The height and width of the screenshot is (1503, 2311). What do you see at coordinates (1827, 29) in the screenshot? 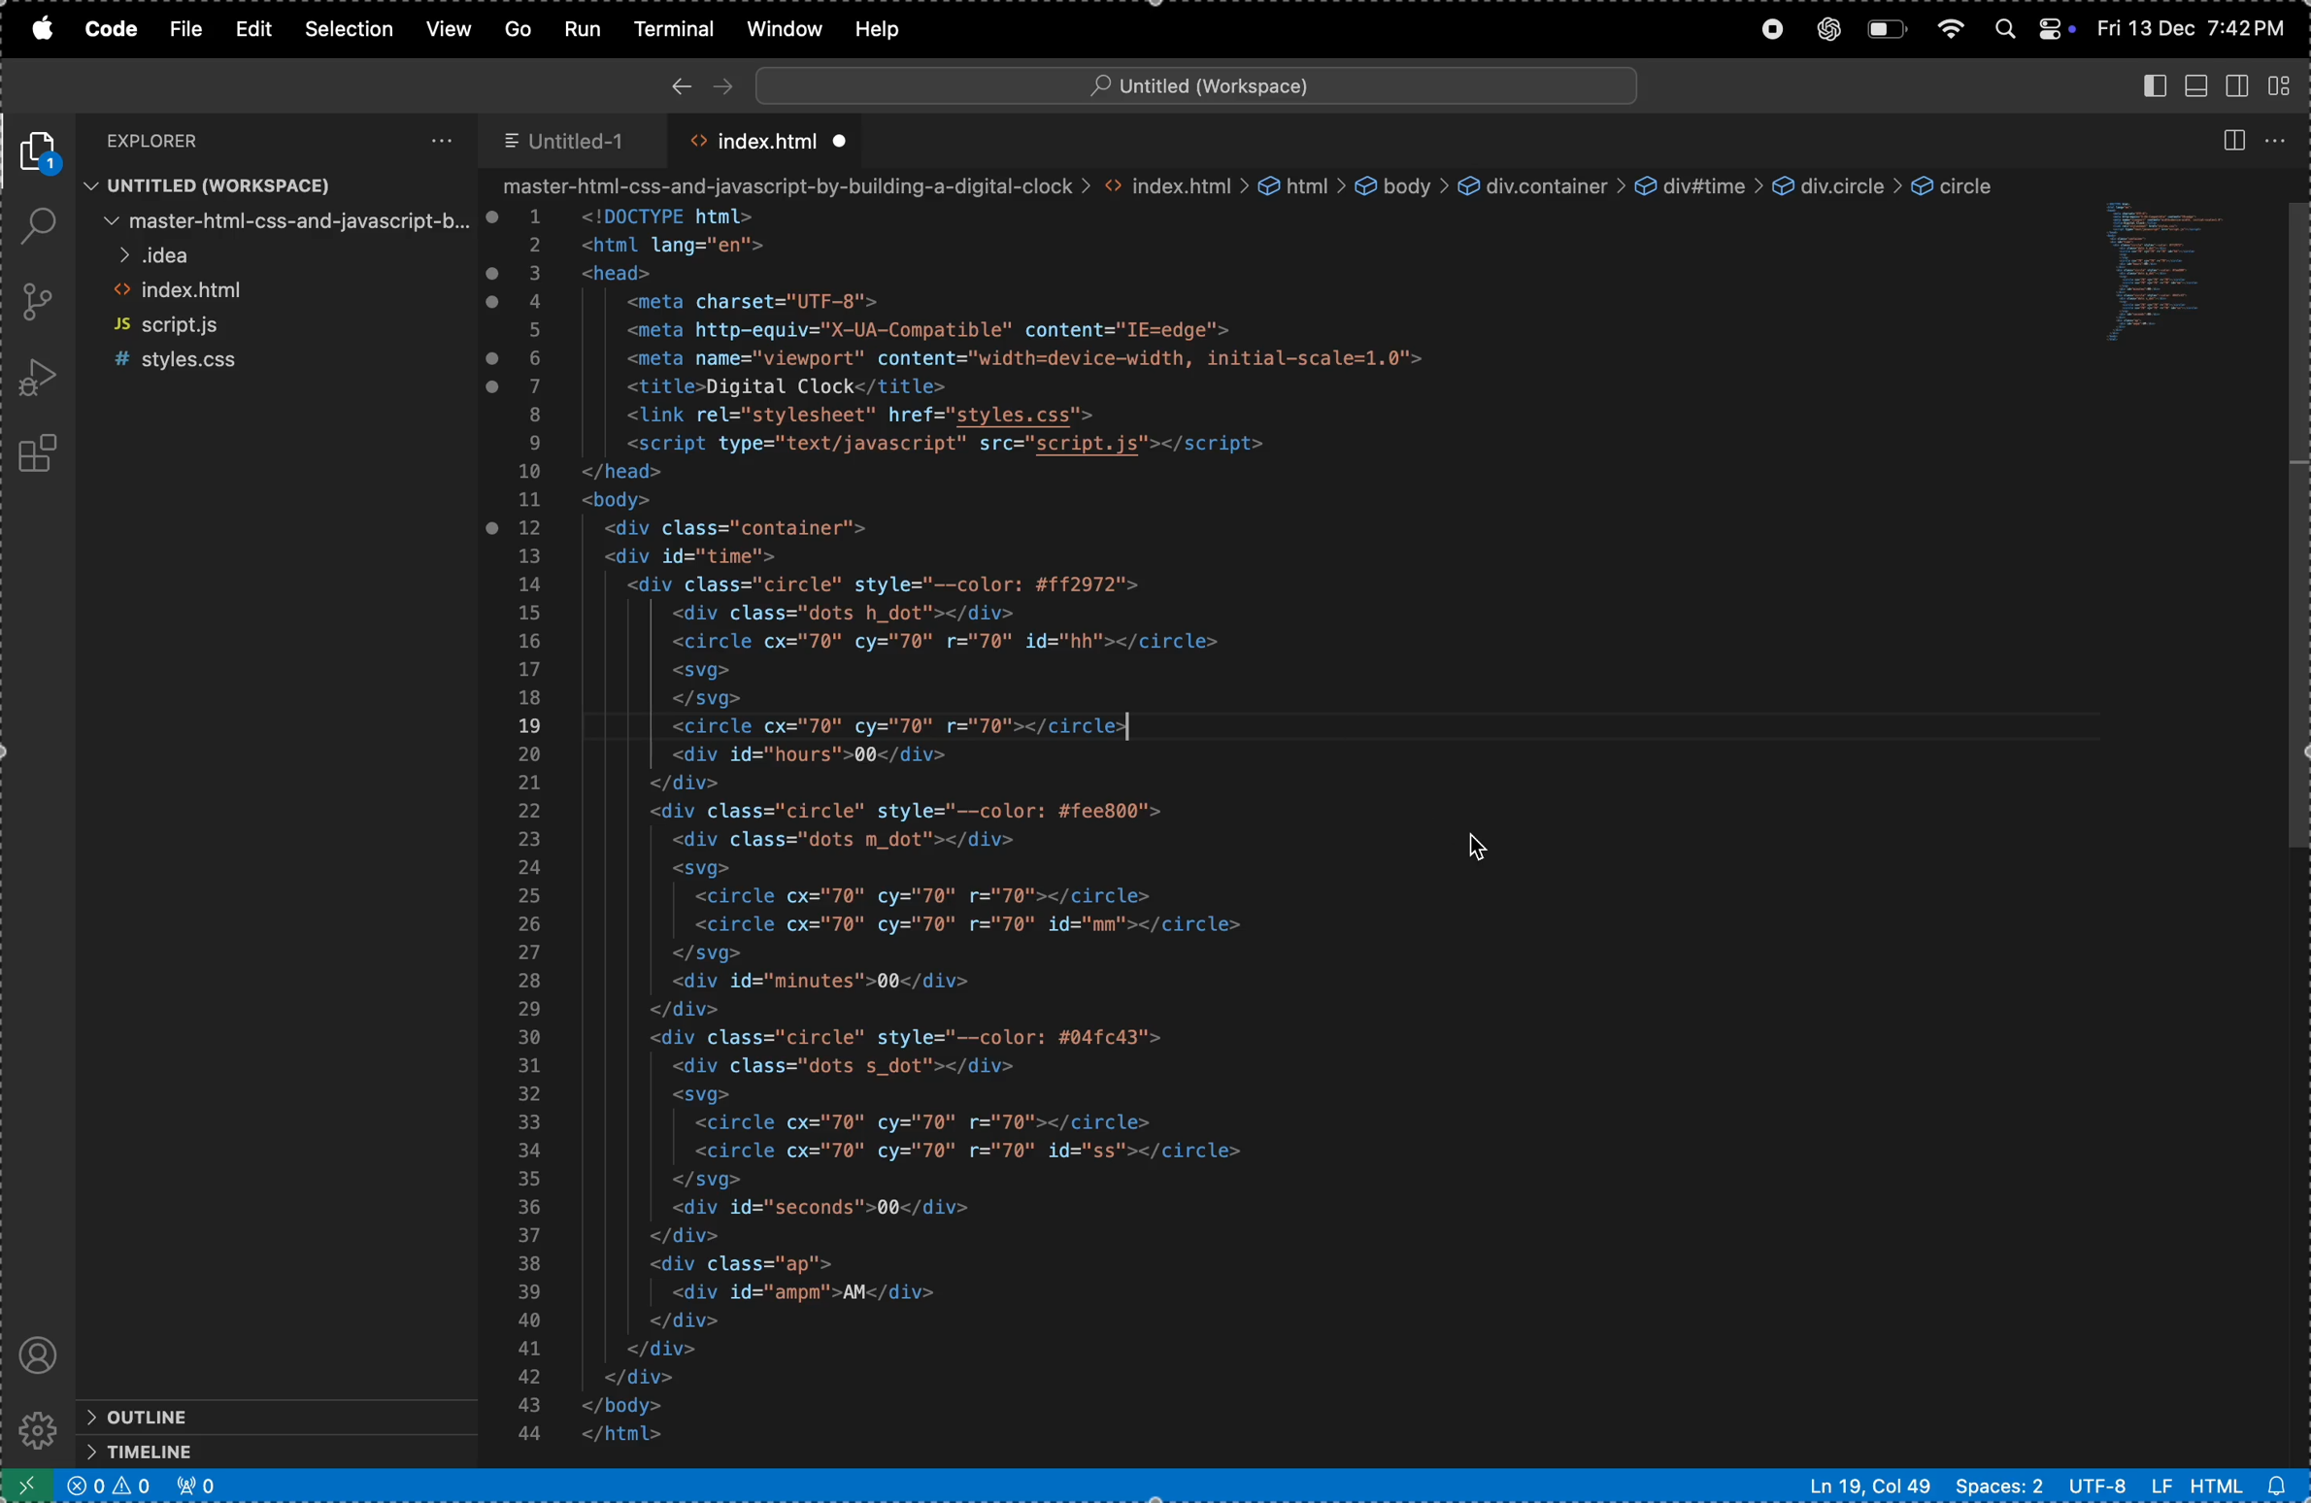
I see `chat gpt` at bounding box center [1827, 29].